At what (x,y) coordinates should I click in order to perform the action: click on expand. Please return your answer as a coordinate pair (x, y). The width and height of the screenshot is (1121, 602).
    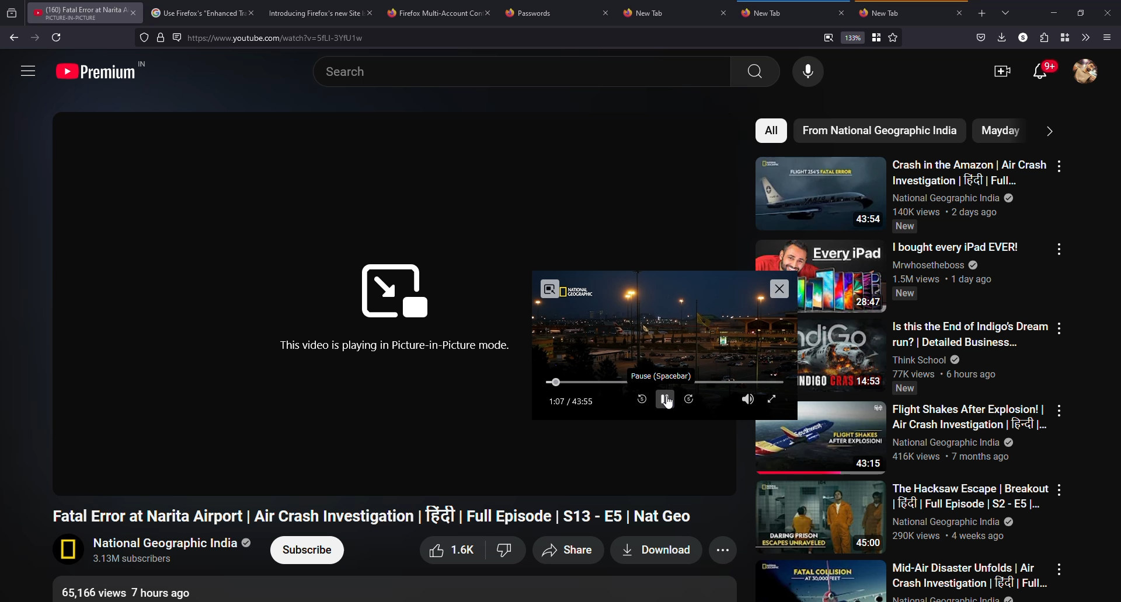
    Looking at the image, I should click on (772, 398).